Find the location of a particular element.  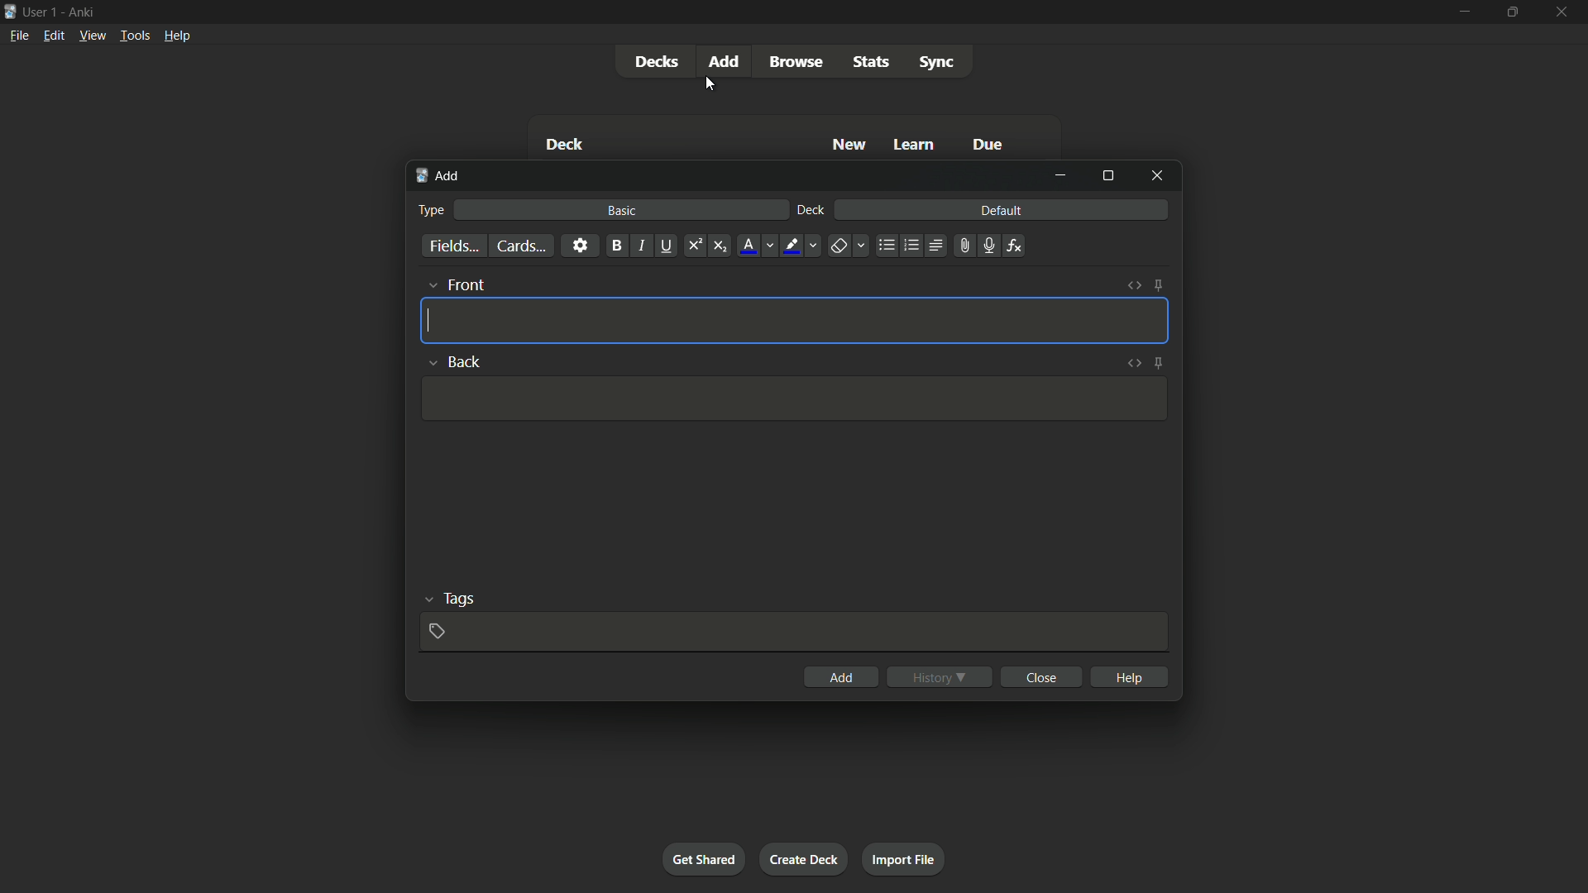

view menu is located at coordinates (91, 34).